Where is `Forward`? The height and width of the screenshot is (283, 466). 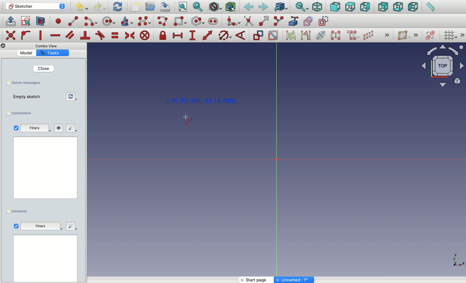
Forward is located at coordinates (263, 7).